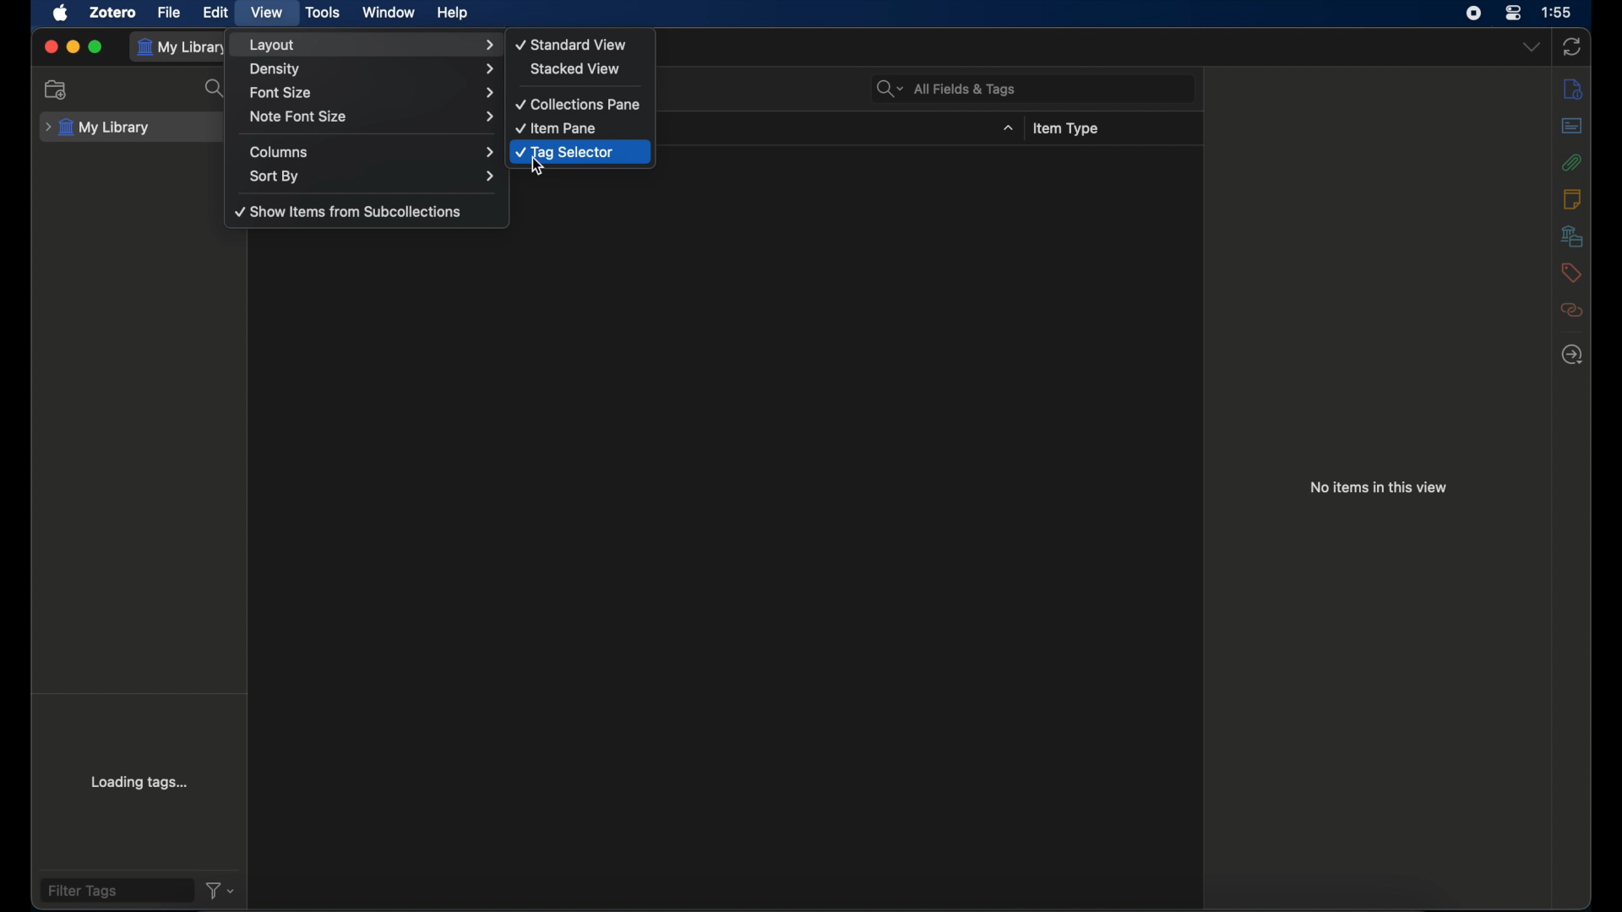 The width and height of the screenshot is (1622, 912). What do you see at coordinates (1572, 88) in the screenshot?
I see `info` at bounding box center [1572, 88].